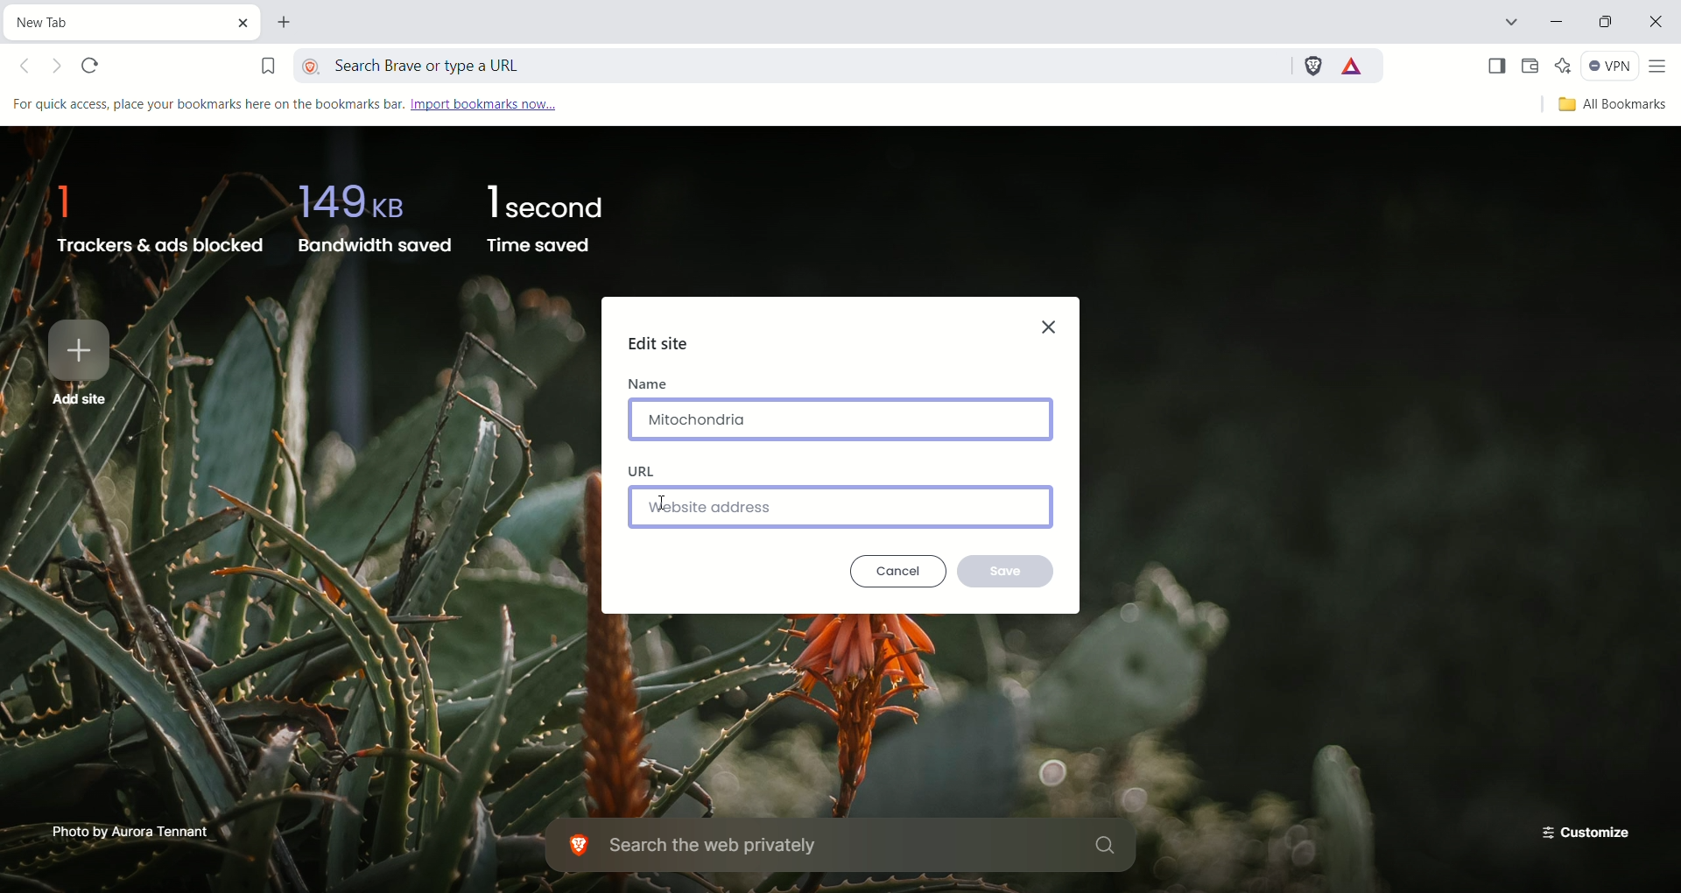  Describe the element at coordinates (267, 62) in the screenshot. I see `bookmark` at that location.